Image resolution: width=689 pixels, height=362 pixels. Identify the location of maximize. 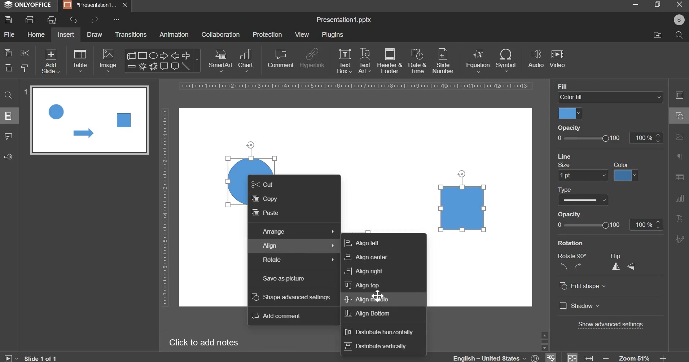
(657, 4).